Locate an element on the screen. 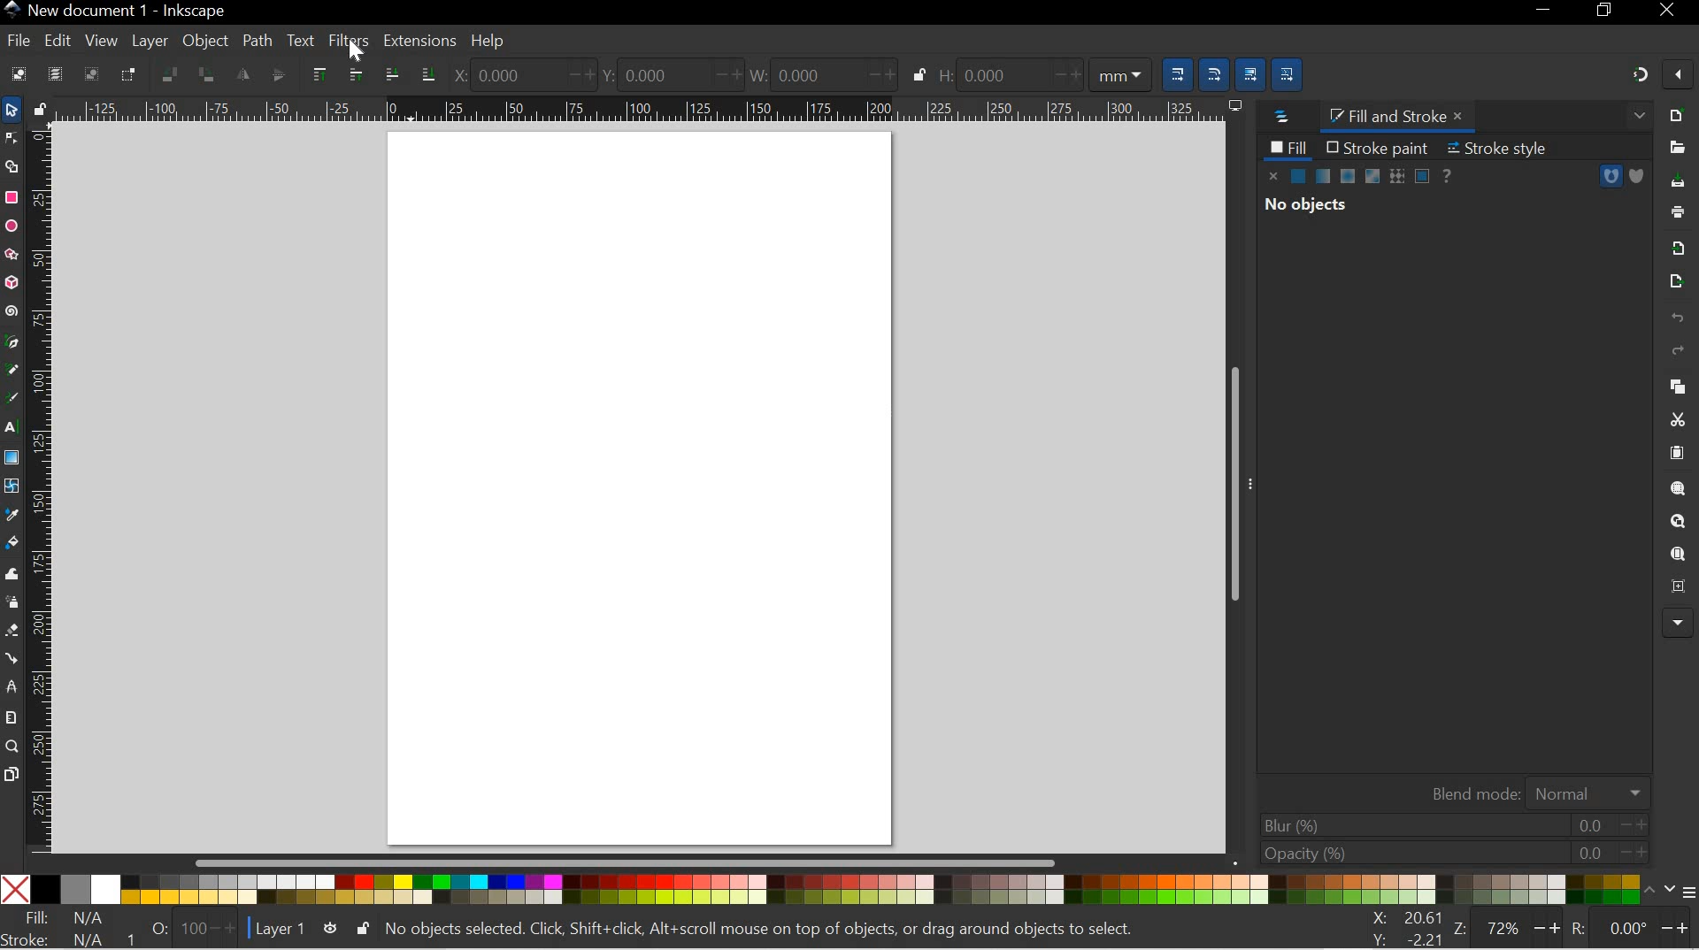 The height and width of the screenshot is (950, 1699). FIT is located at coordinates (65, 918).